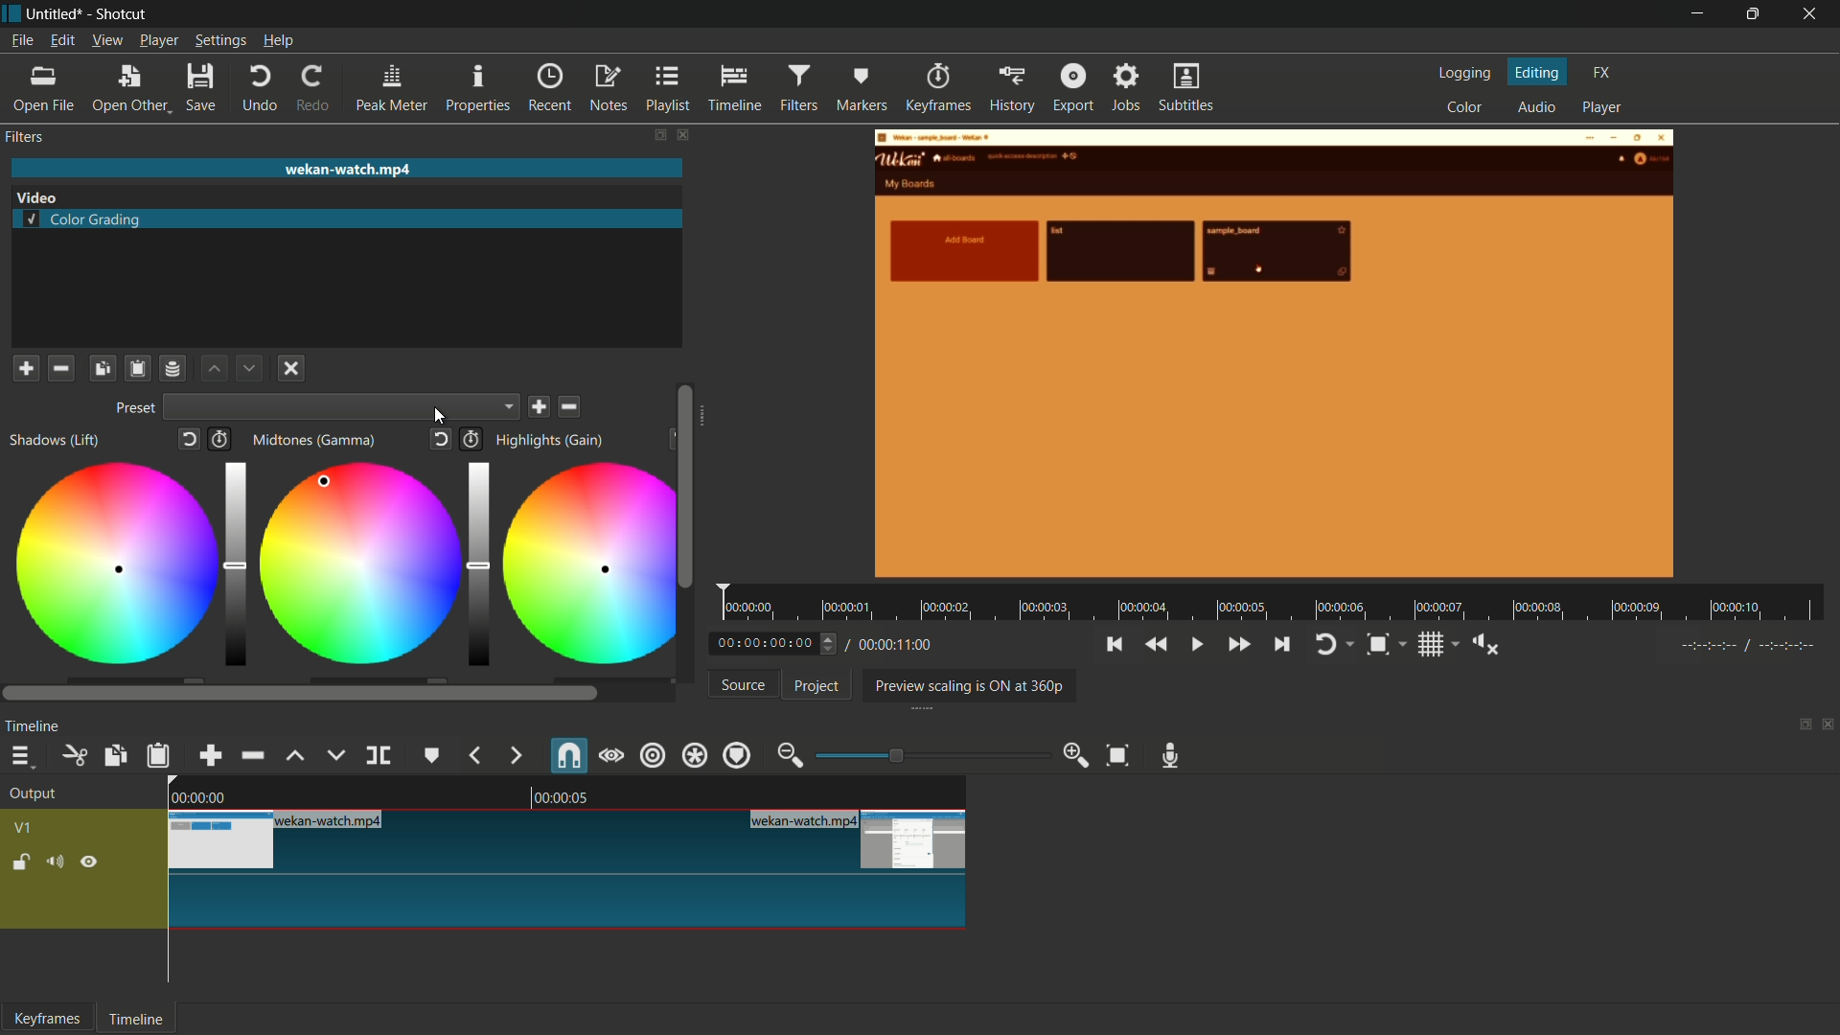 Image resolution: width=1840 pixels, height=1035 pixels. What do you see at coordinates (313, 440) in the screenshot?
I see `midtones(gamma)` at bounding box center [313, 440].